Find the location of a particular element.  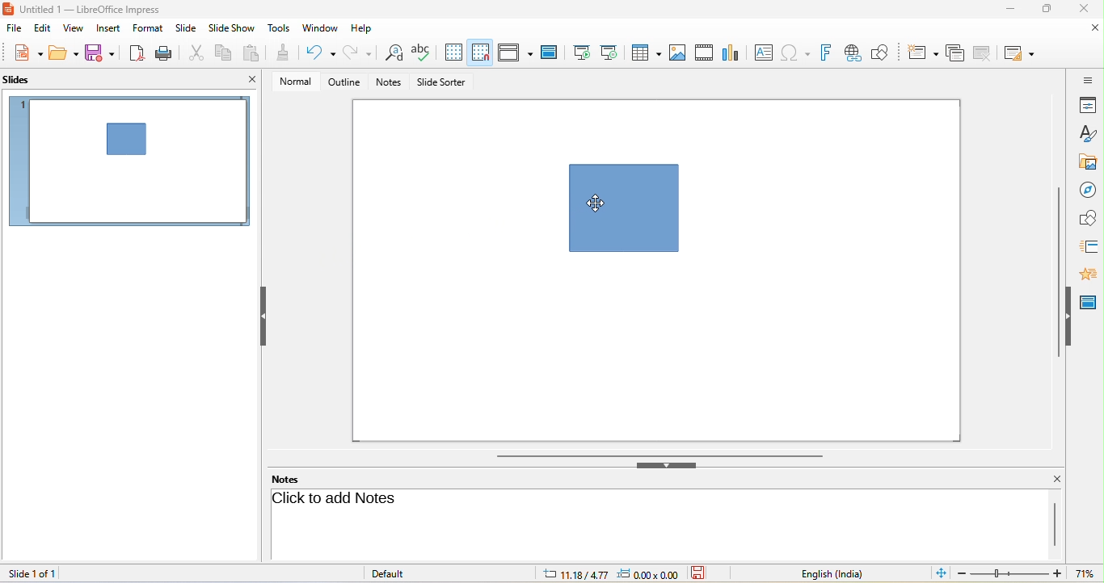

slide is located at coordinates (187, 28).